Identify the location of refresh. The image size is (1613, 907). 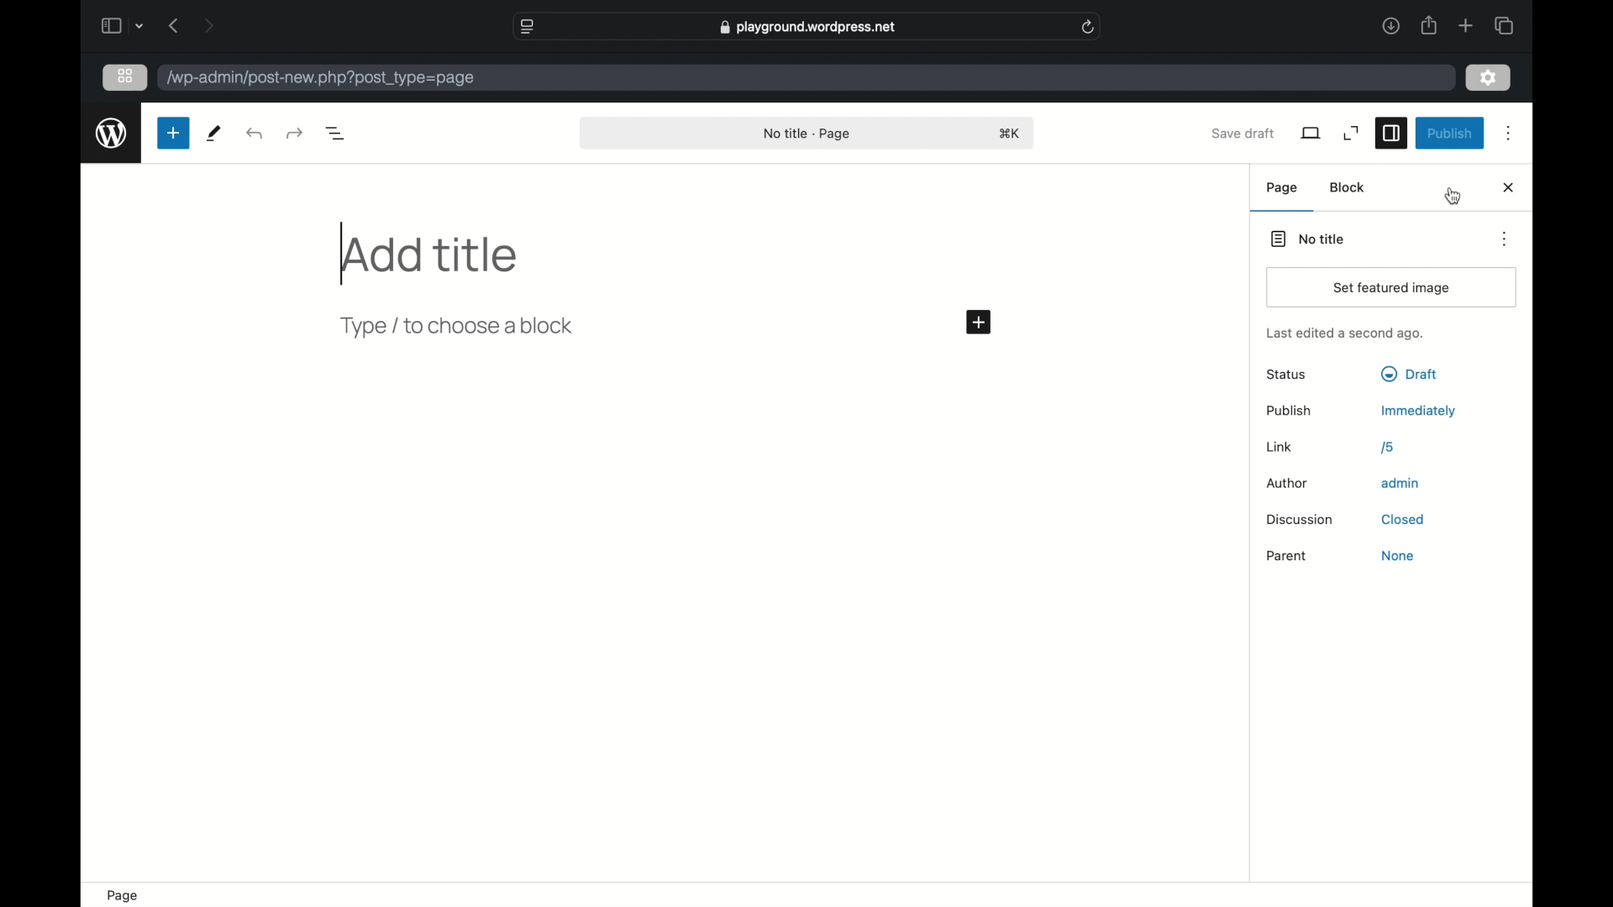
(1089, 27).